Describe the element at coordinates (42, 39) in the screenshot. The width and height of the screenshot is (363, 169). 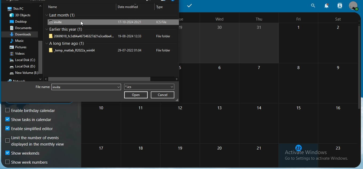
I see `scrollbar` at that location.